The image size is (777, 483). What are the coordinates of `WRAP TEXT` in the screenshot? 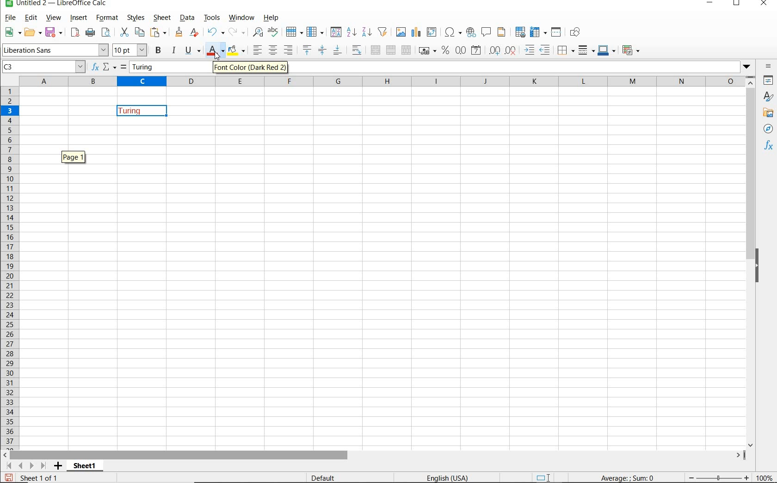 It's located at (356, 51).